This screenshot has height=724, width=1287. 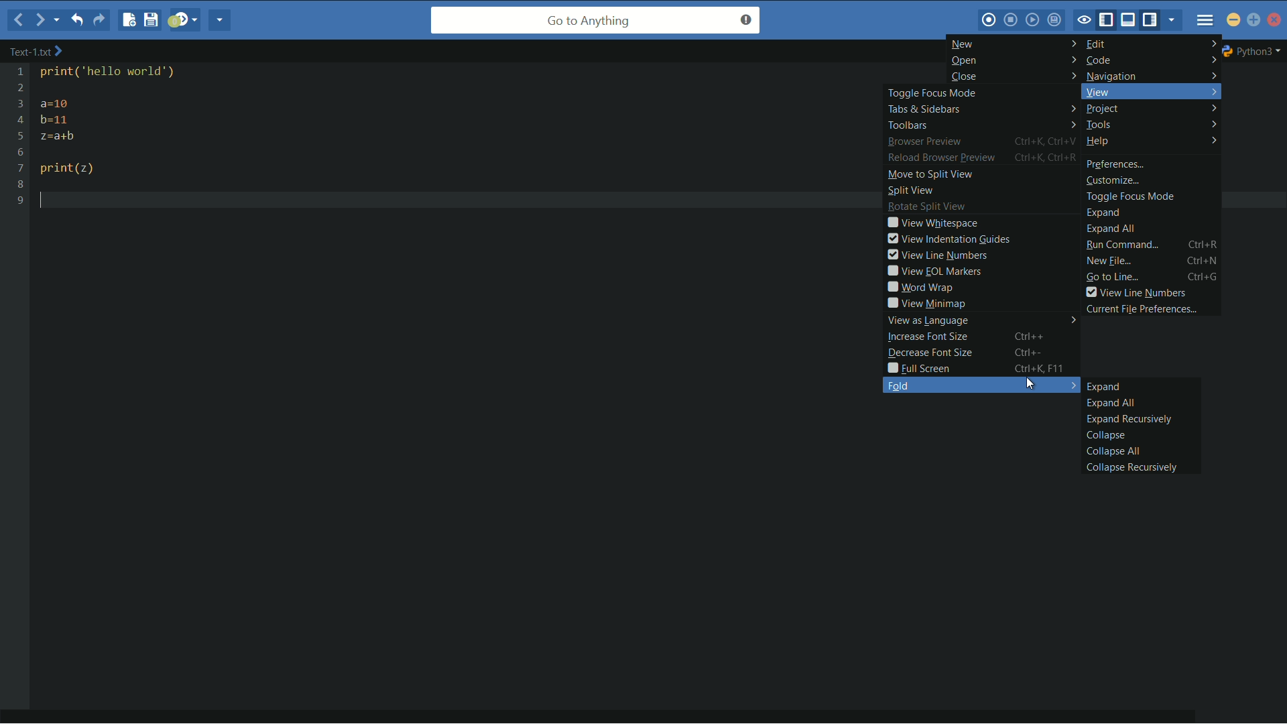 I want to click on tools, so click(x=1152, y=124).